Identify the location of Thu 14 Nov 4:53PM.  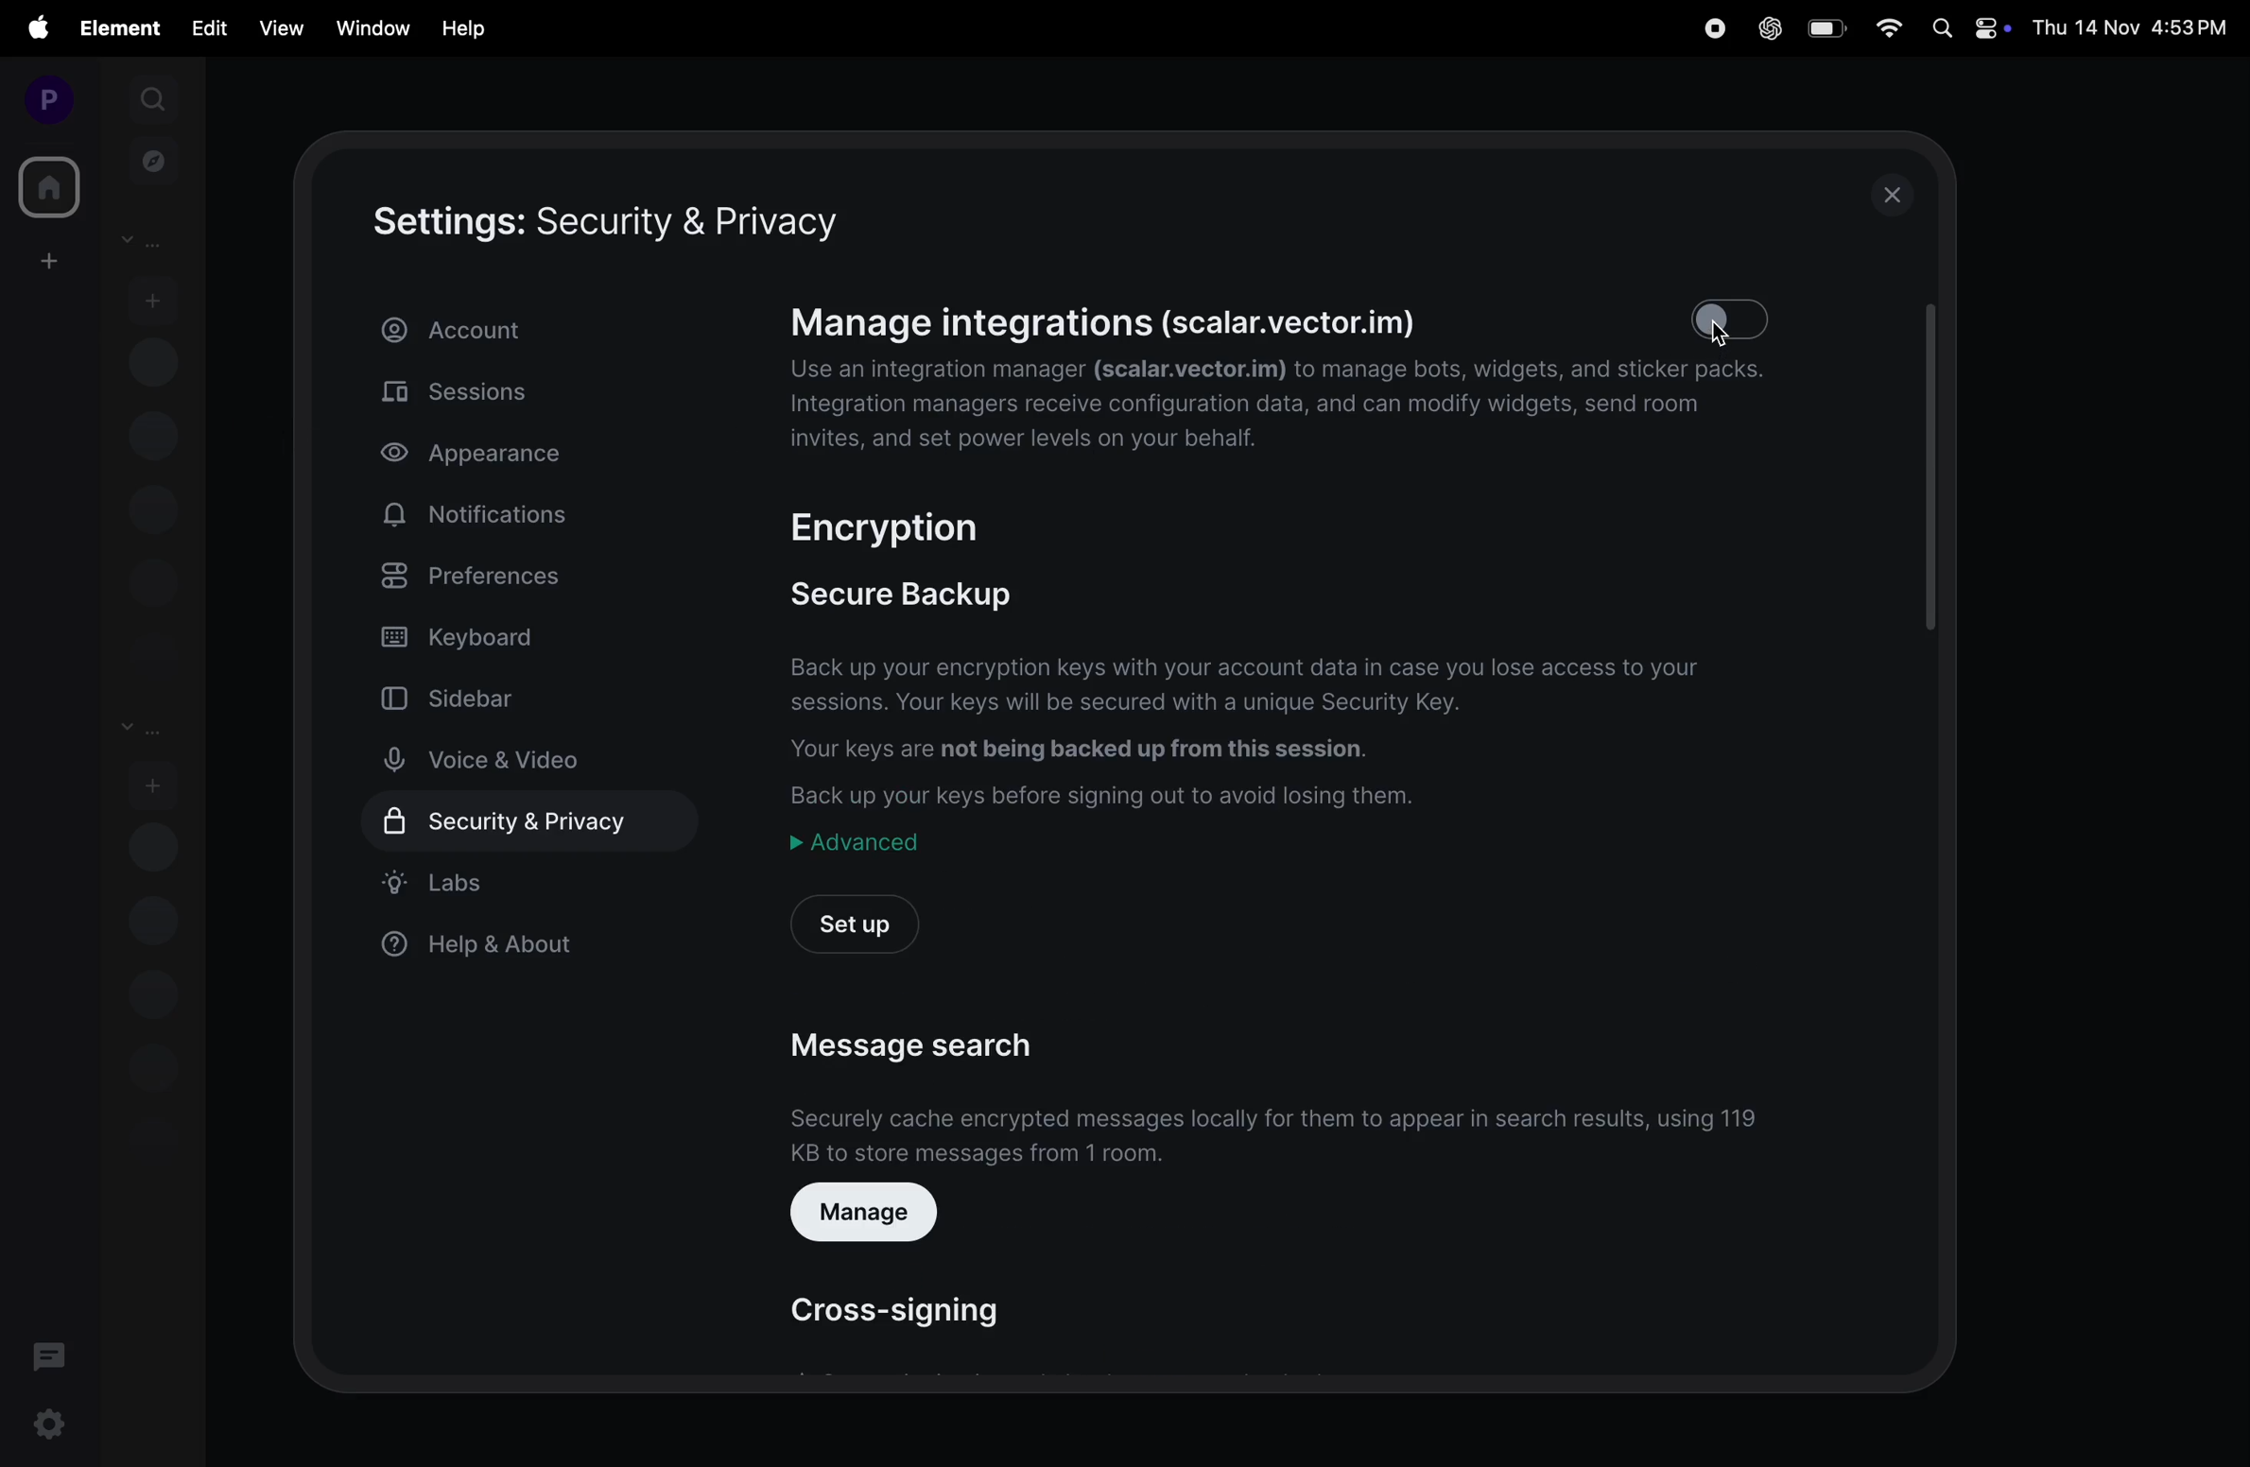
(2128, 26).